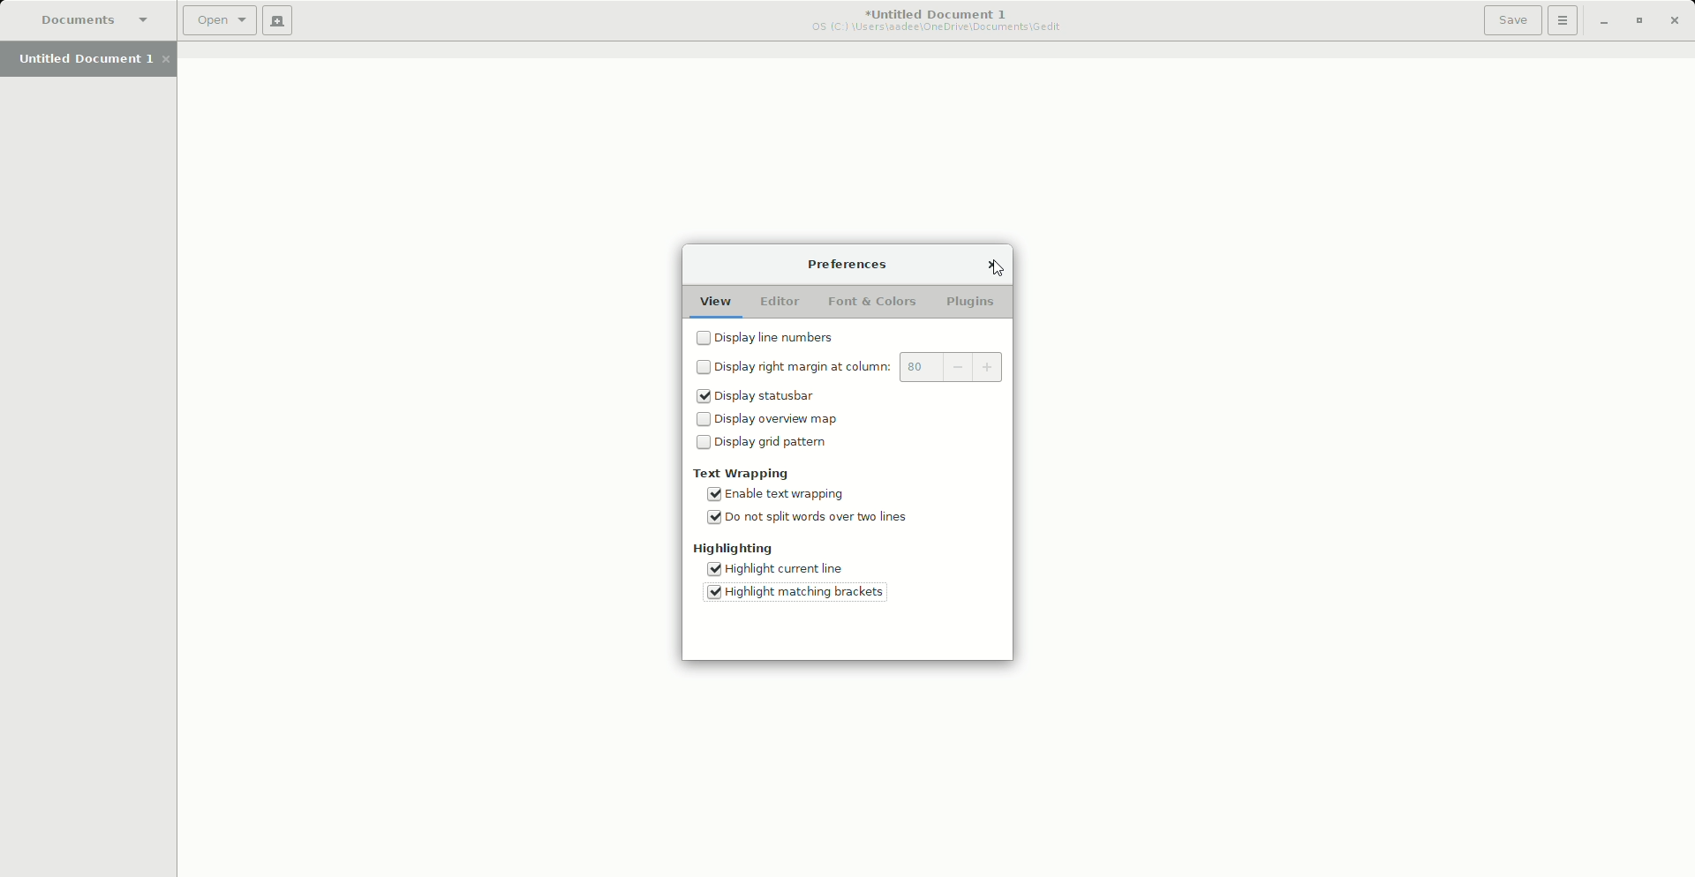  I want to click on Options, so click(1559, 21).